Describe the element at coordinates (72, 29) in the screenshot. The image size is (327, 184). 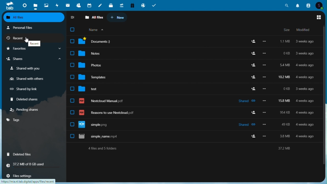
I see `Checkbox` at that location.